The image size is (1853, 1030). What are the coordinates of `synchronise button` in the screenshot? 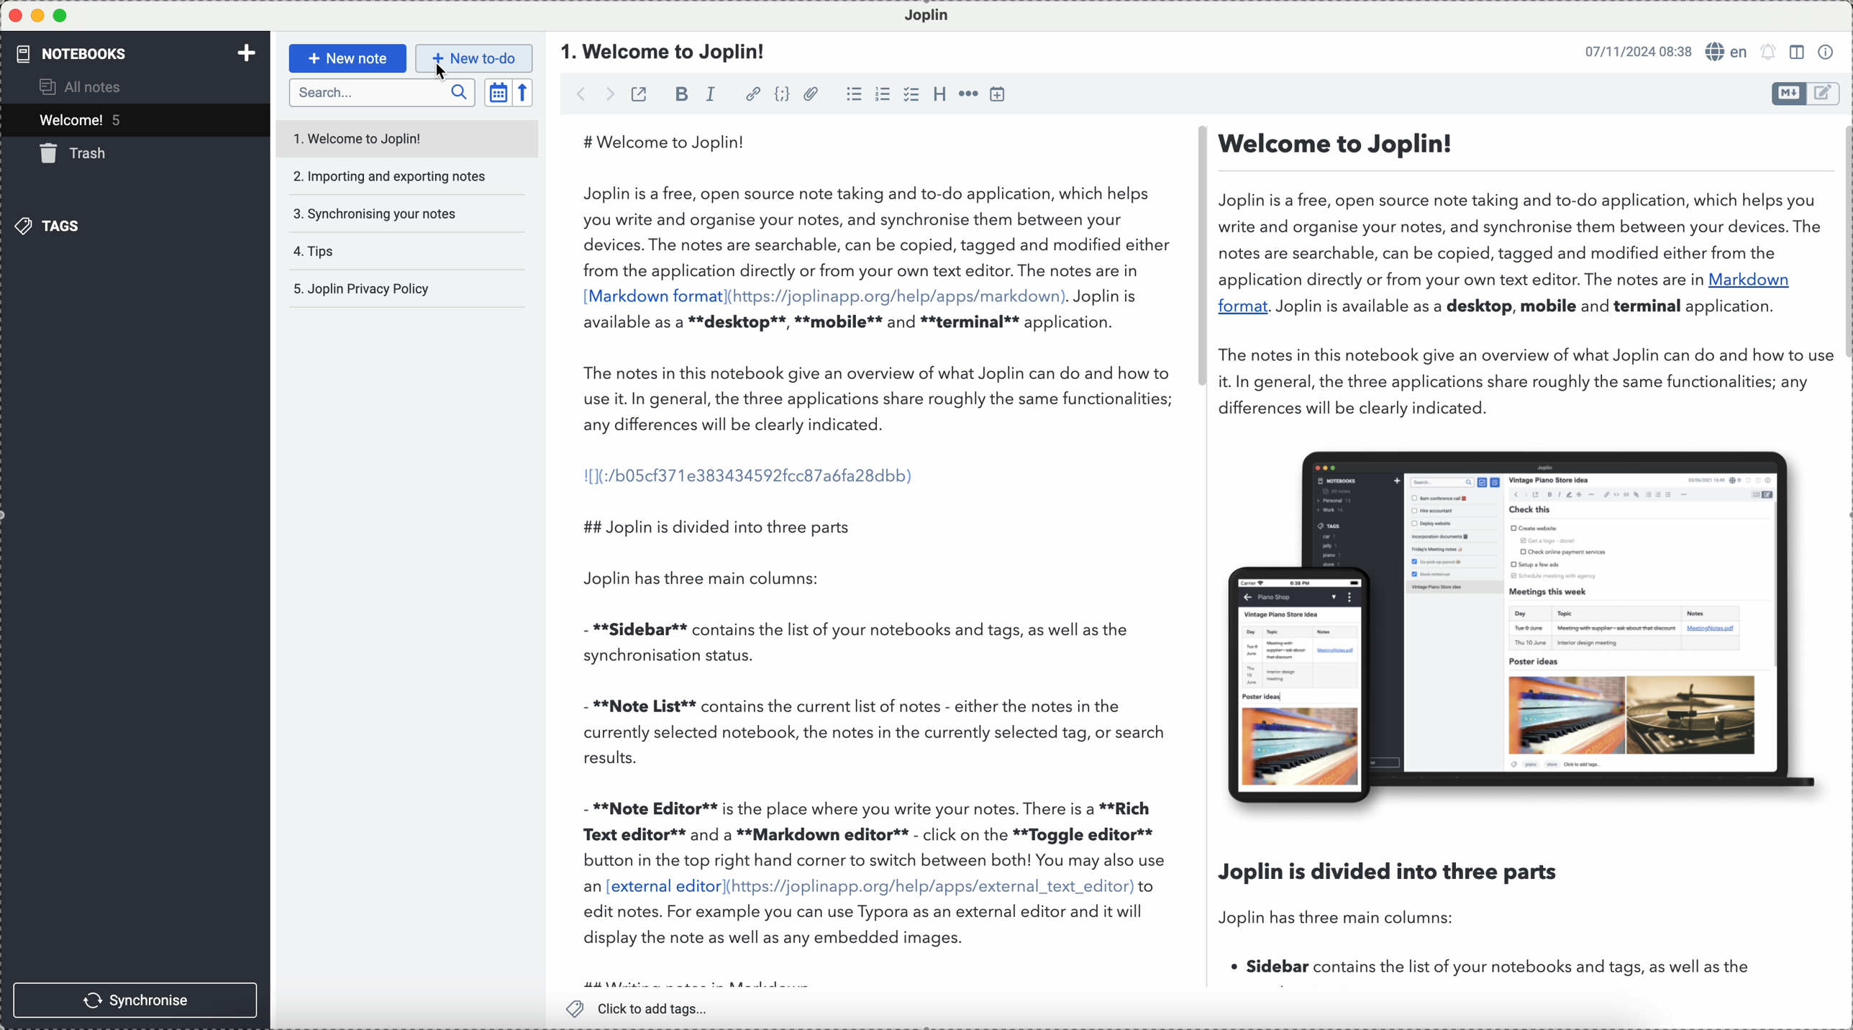 It's located at (135, 1001).